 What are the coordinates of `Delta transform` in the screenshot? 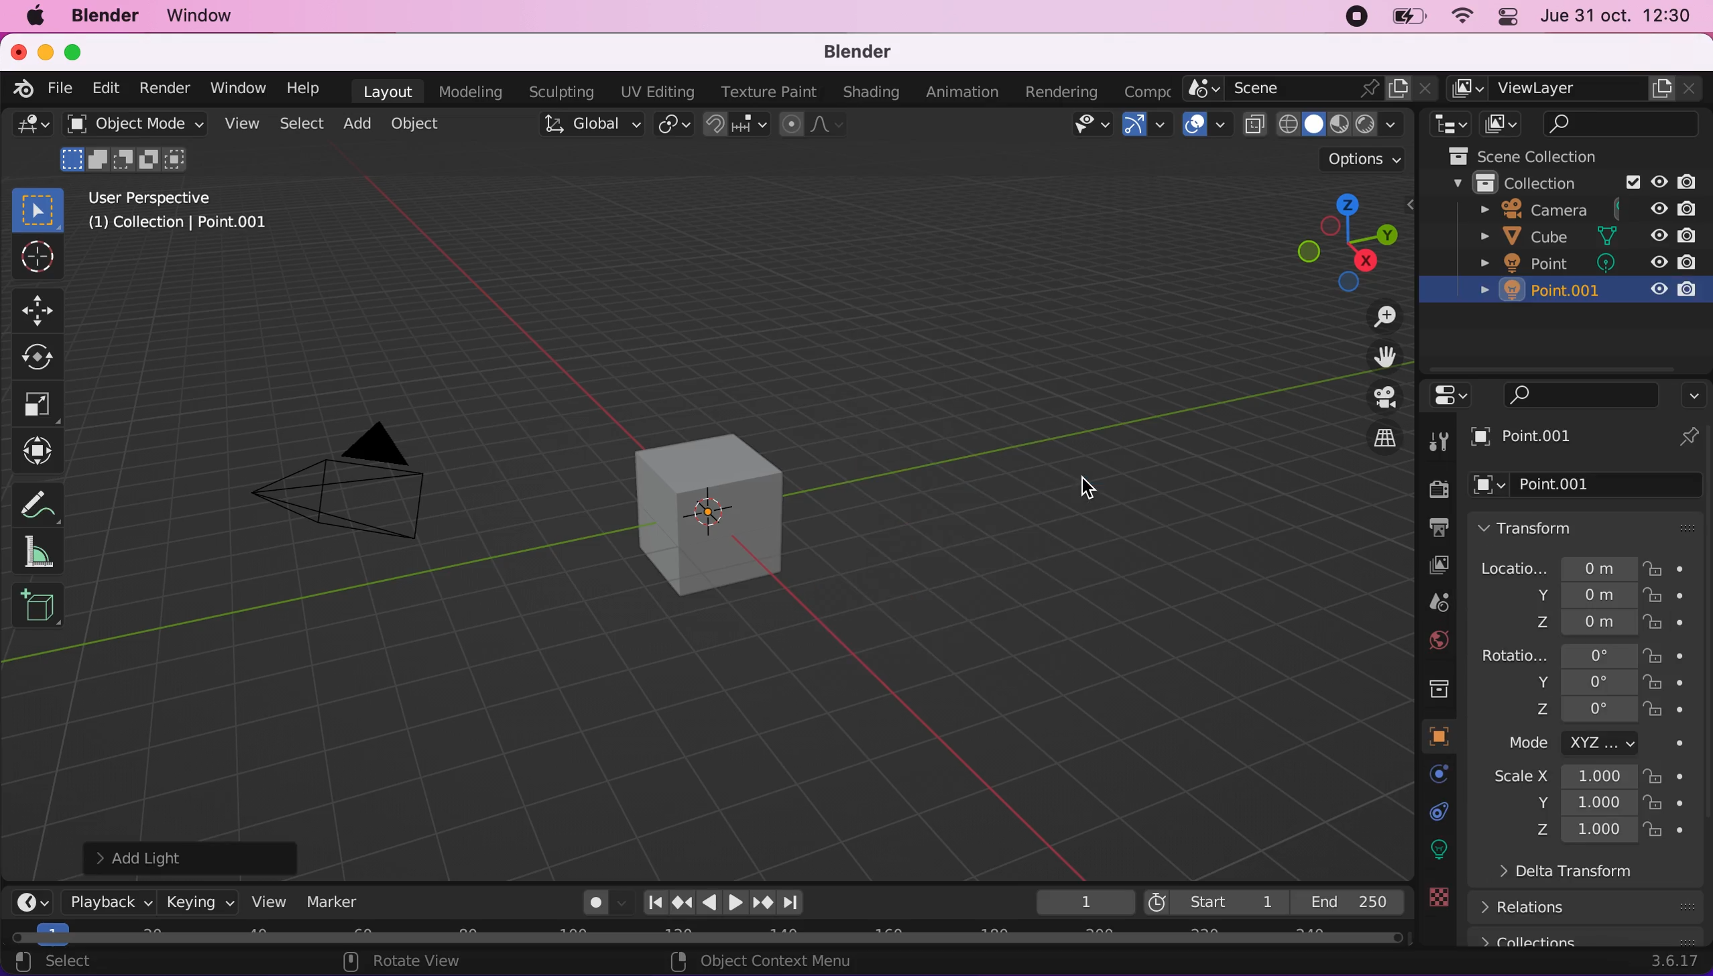 It's located at (1598, 873).